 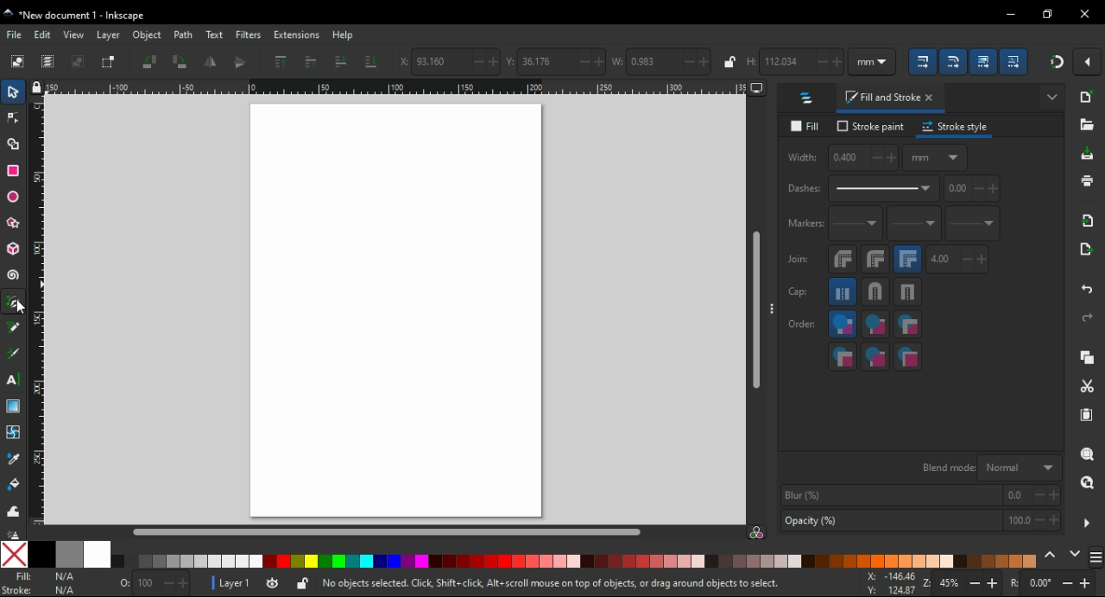 What do you see at coordinates (983, 63) in the screenshot?
I see `move gradients along with other objects` at bounding box center [983, 63].